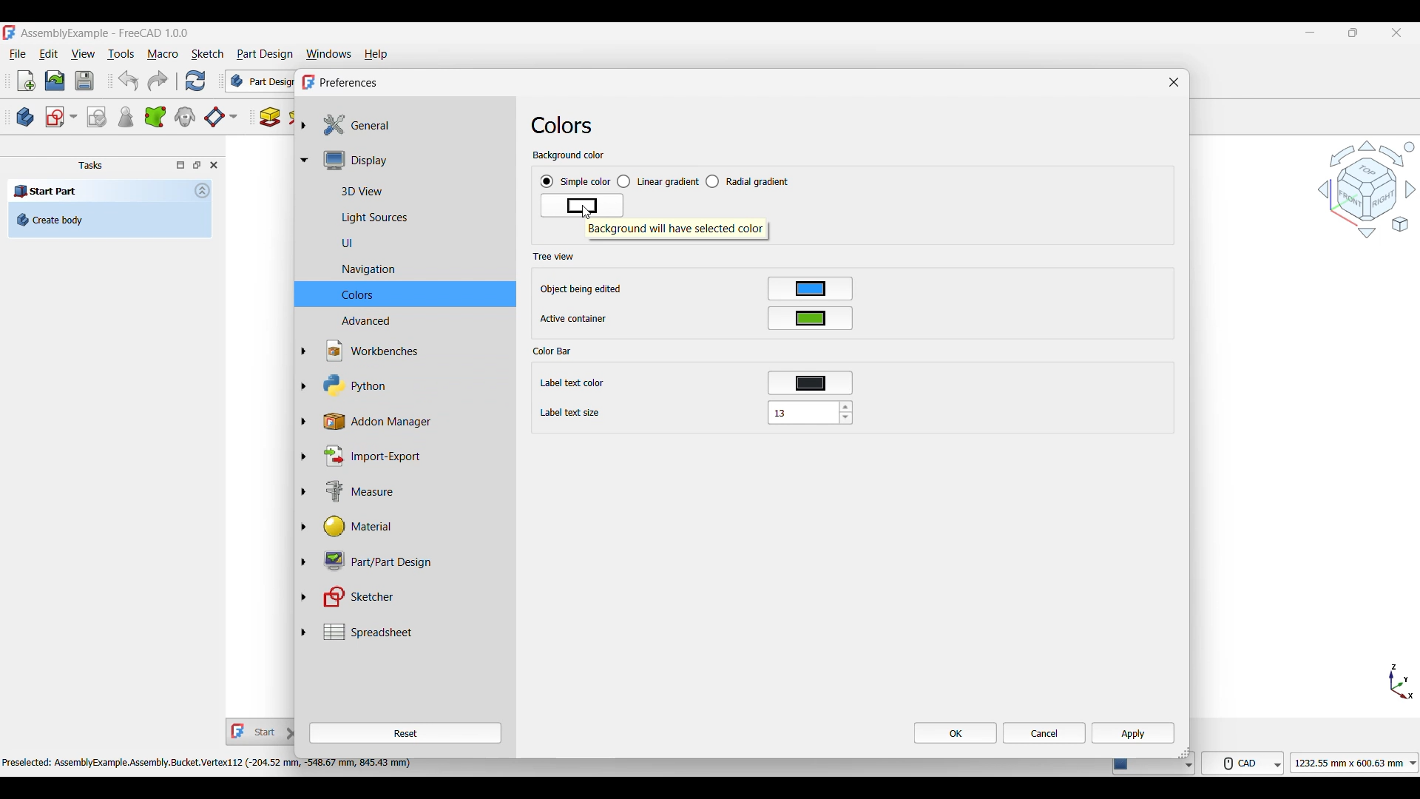  I want to click on Create a sub-object shape binder, so click(155, 117).